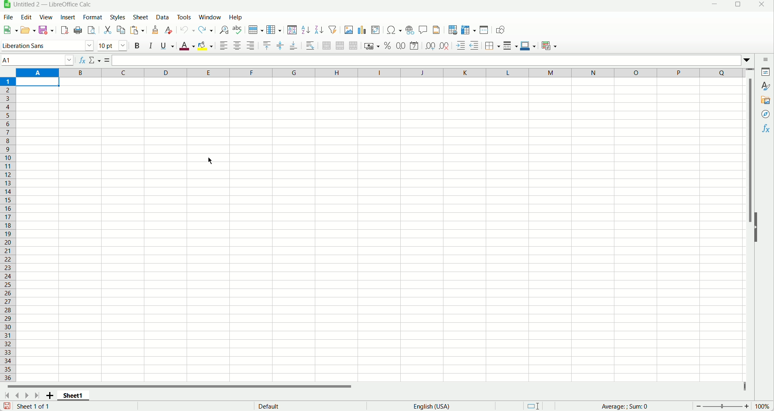  I want to click on Align center, so click(237, 46).